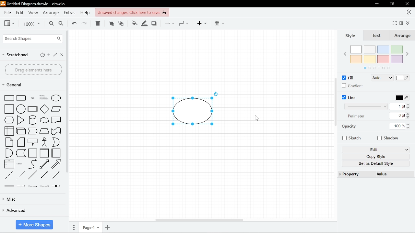  Describe the element at coordinates (376, 68) in the screenshot. I see `Color palette navigation` at that location.